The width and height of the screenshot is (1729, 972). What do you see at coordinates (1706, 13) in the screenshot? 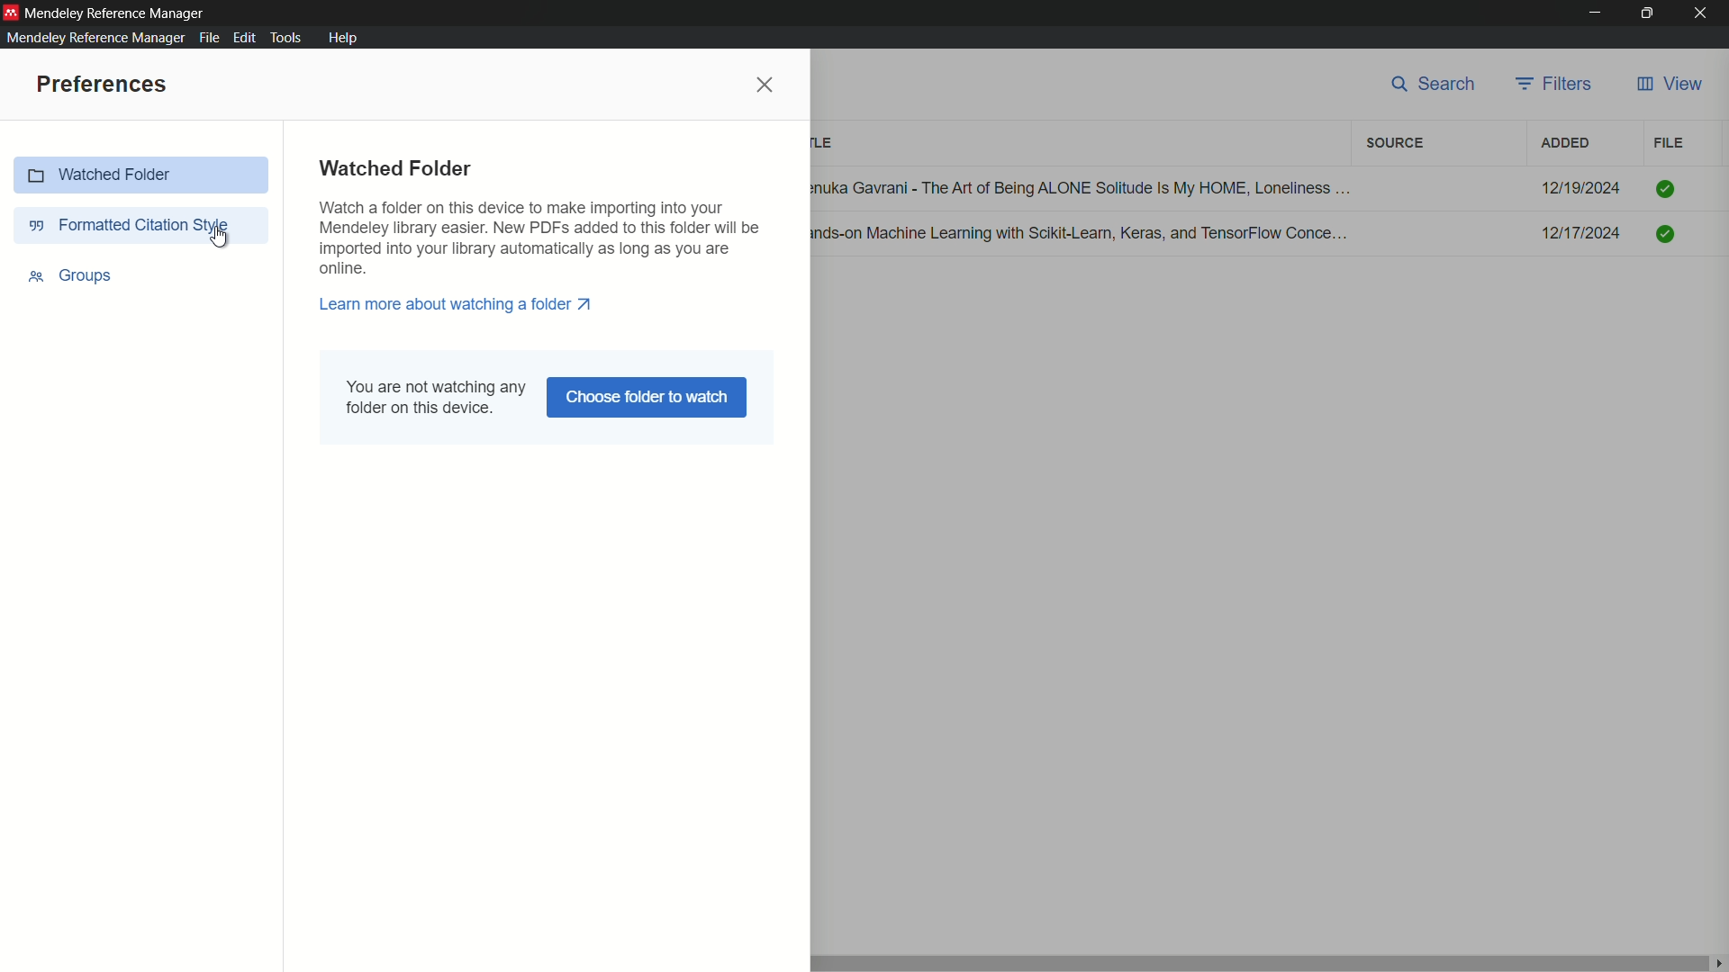
I see `close app` at bounding box center [1706, 13].